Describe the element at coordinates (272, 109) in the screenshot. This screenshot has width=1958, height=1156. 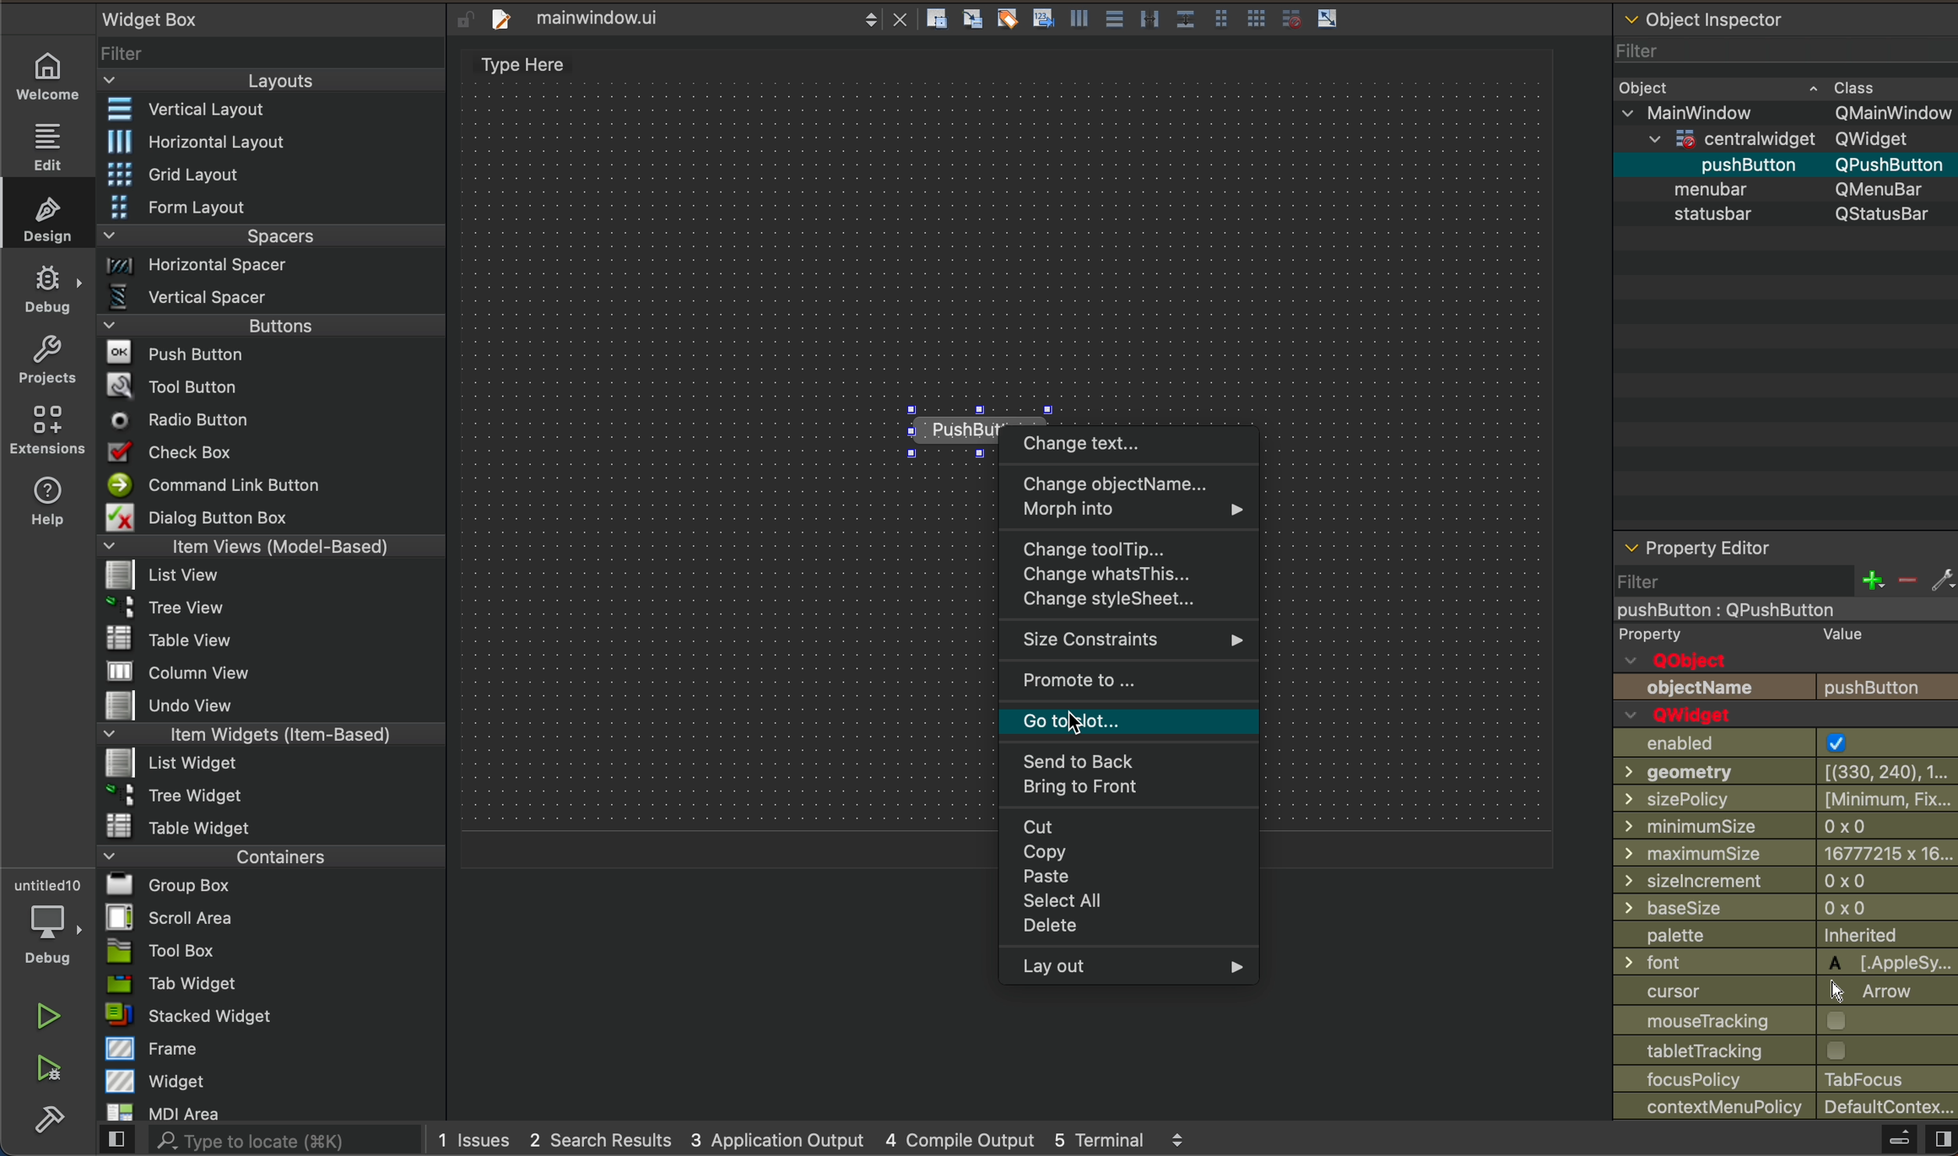
I see `vertical layout` at that location.